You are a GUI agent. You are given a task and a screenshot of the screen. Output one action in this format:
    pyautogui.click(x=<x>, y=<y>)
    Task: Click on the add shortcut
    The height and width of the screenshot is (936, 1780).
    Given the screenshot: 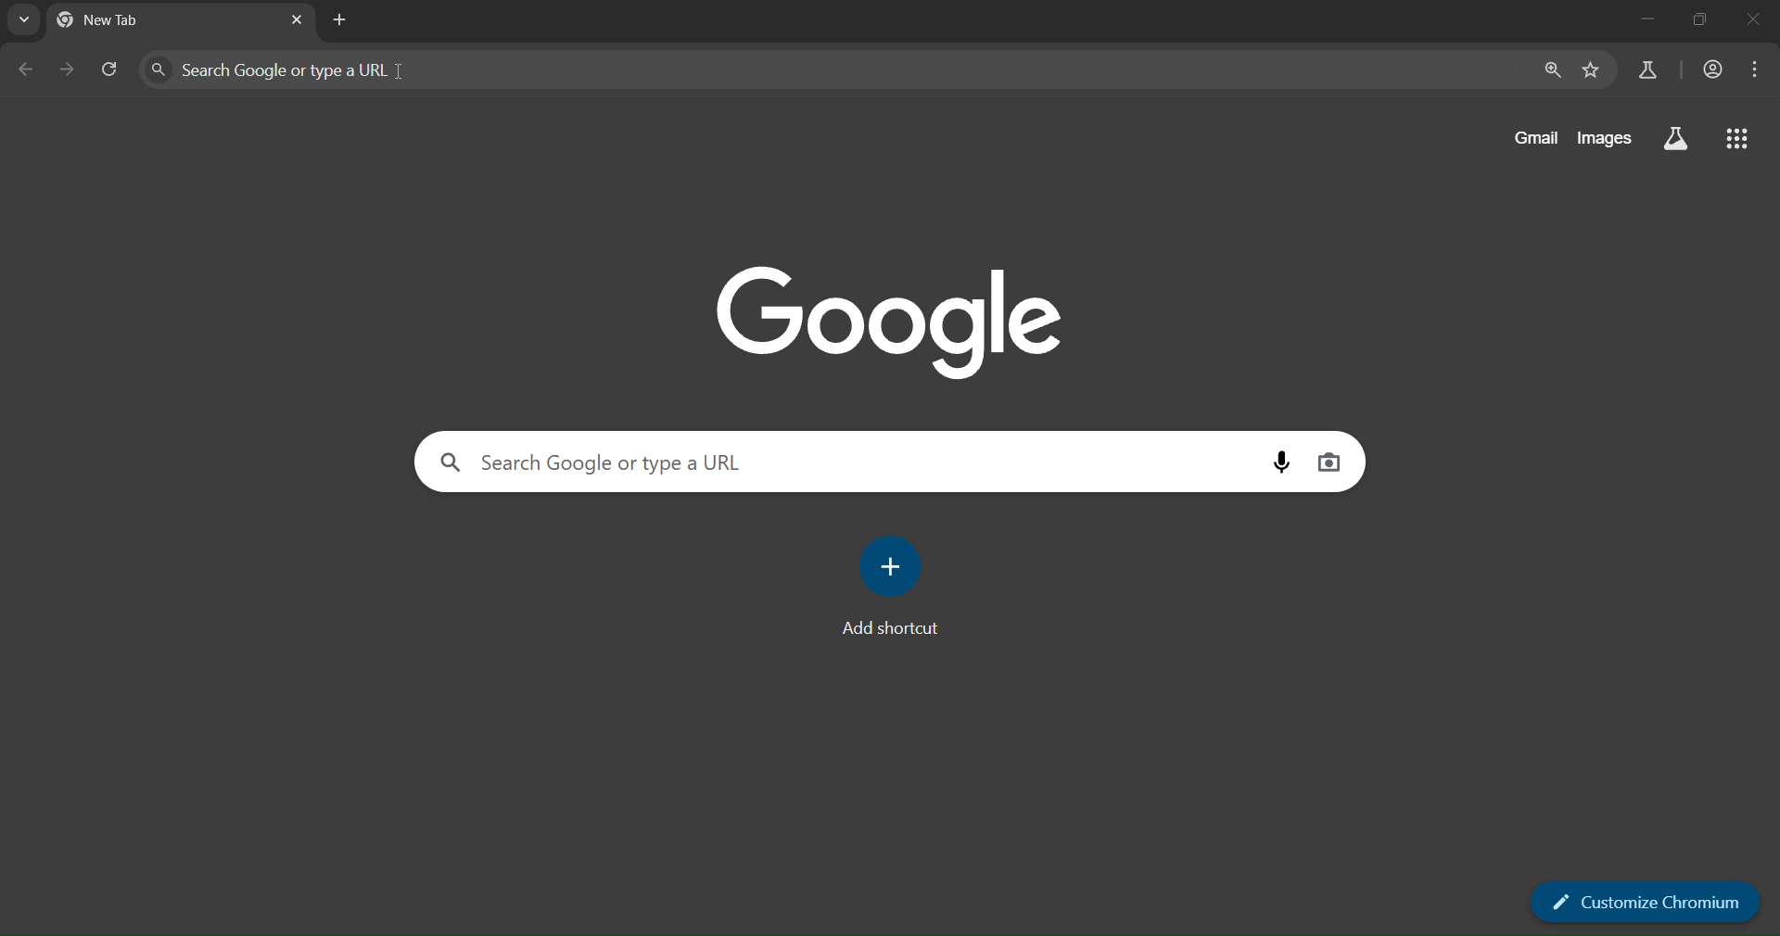 What is the action you would take?
    pyautogui.click(x=895, y=586)
    